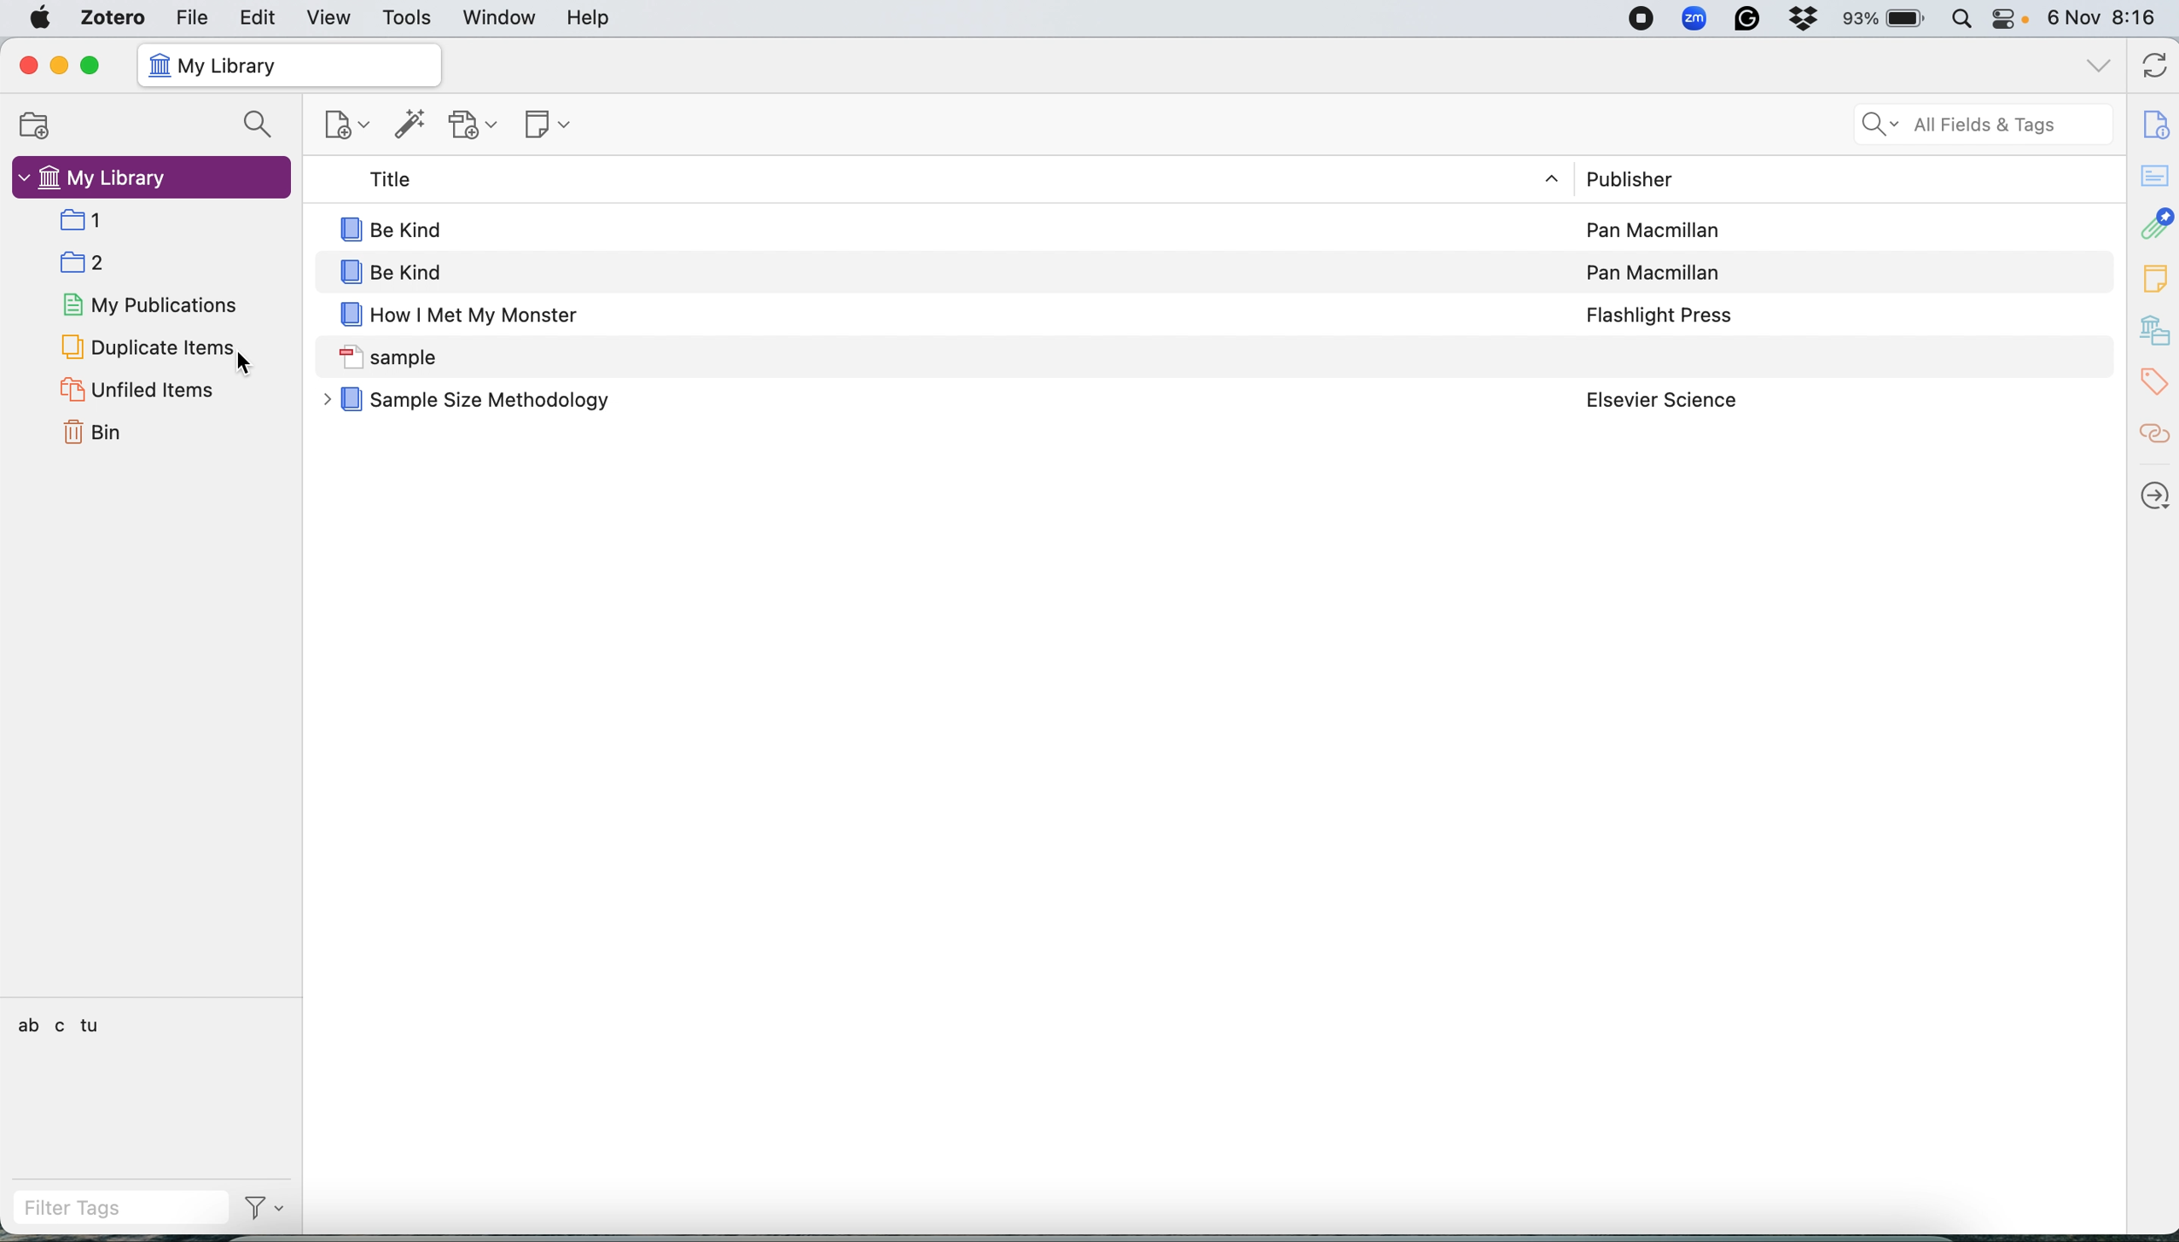  I want to click on cursor, so click(248, 369).